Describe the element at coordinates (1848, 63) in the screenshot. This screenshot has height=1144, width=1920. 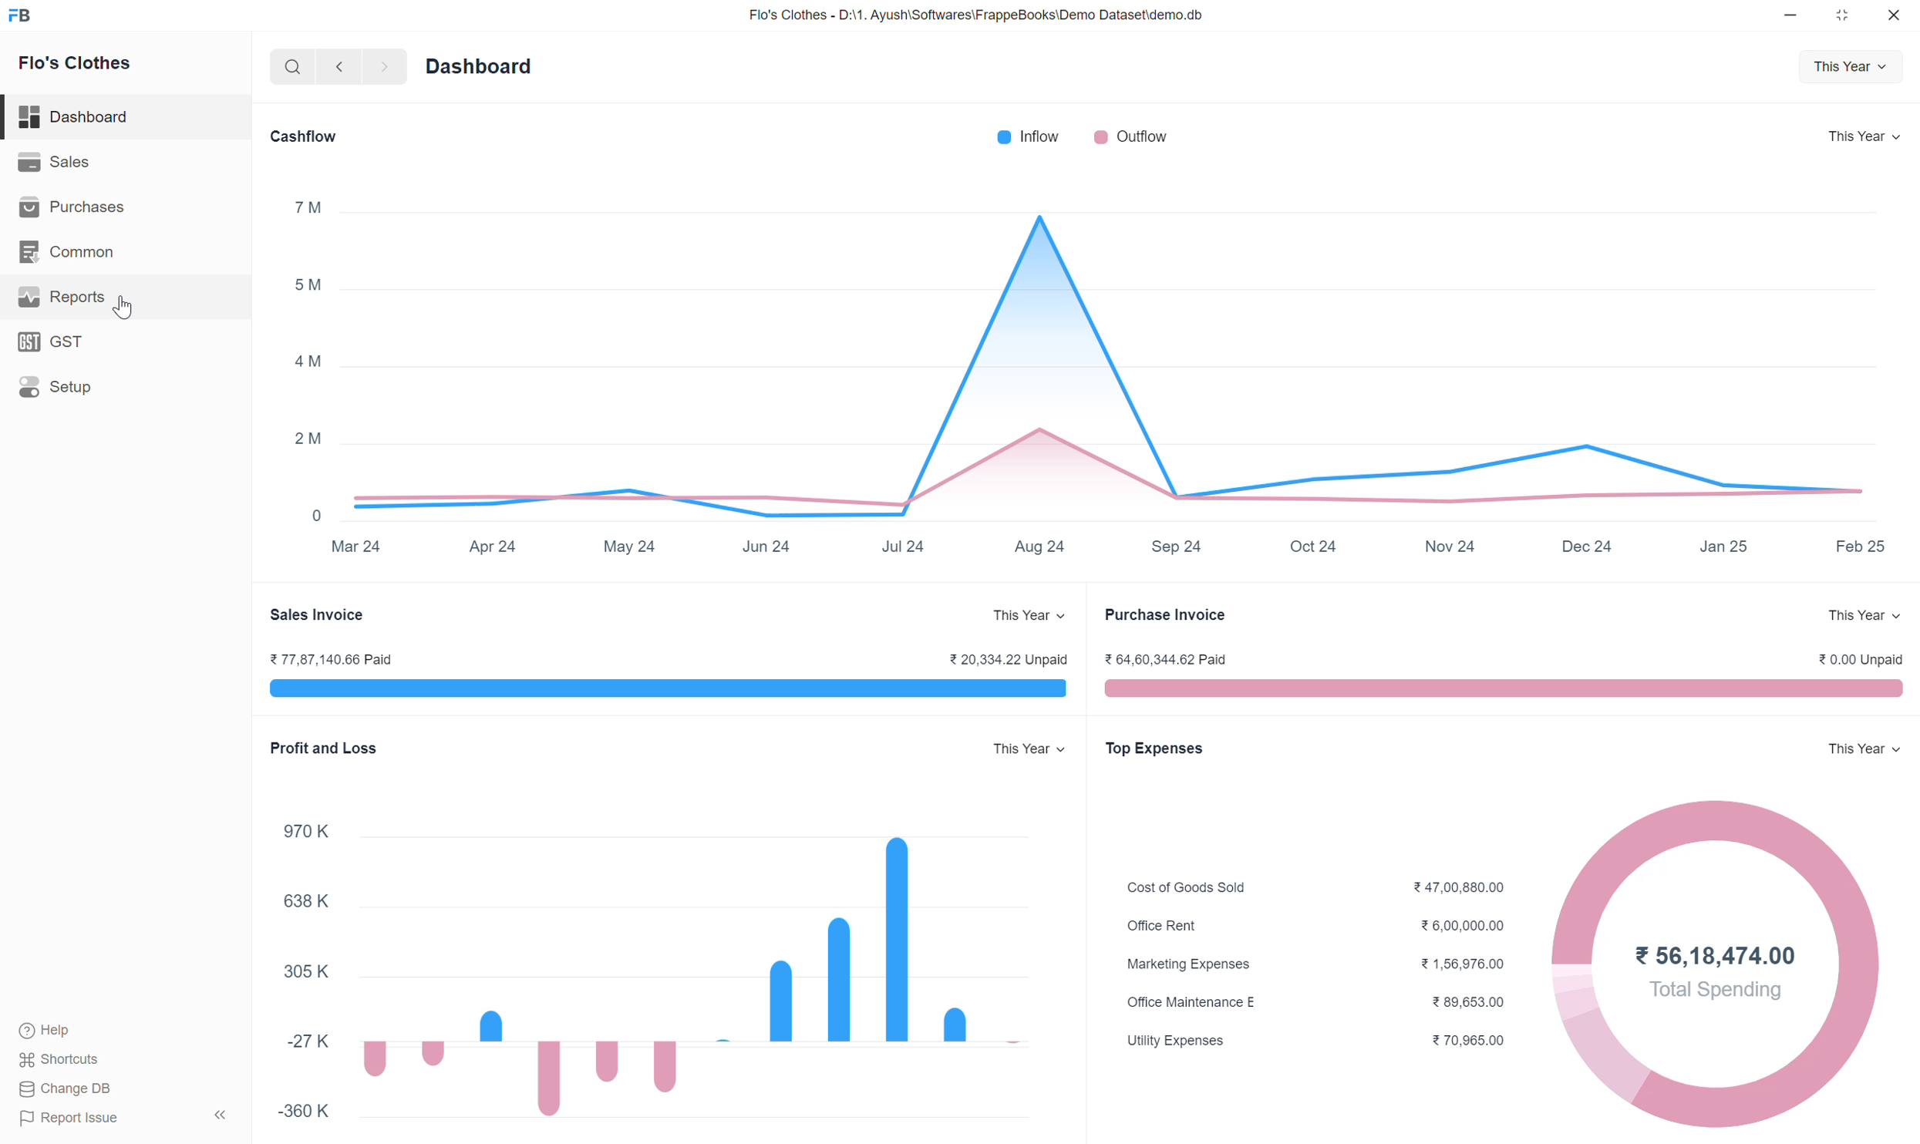
I see `This year` at that location.